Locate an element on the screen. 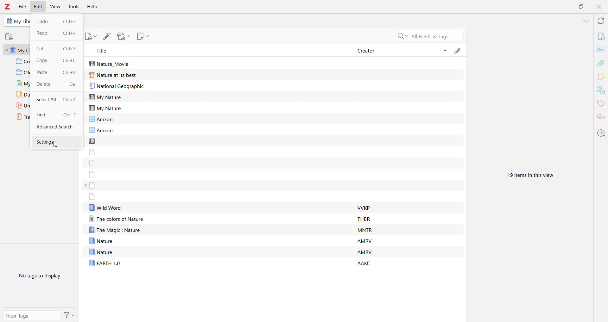 This screenshot has height=322, width=608. Ctri+C is located at coordinates (71, 61).